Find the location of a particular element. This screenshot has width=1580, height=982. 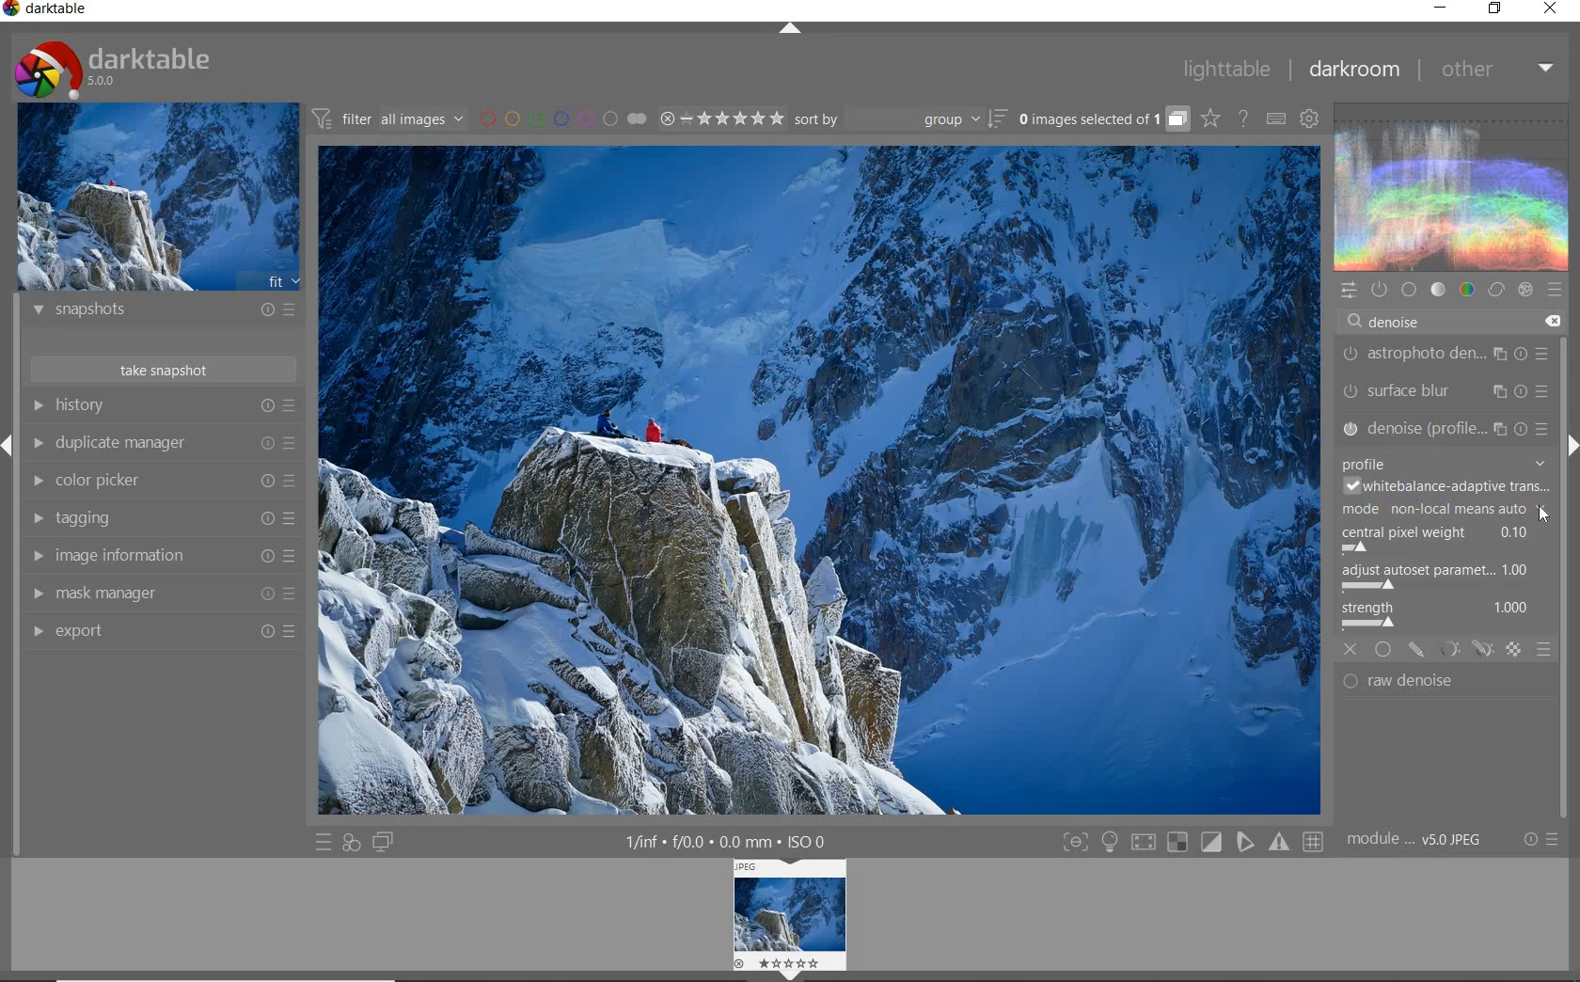

selected image is located at coordinates (816, 483).